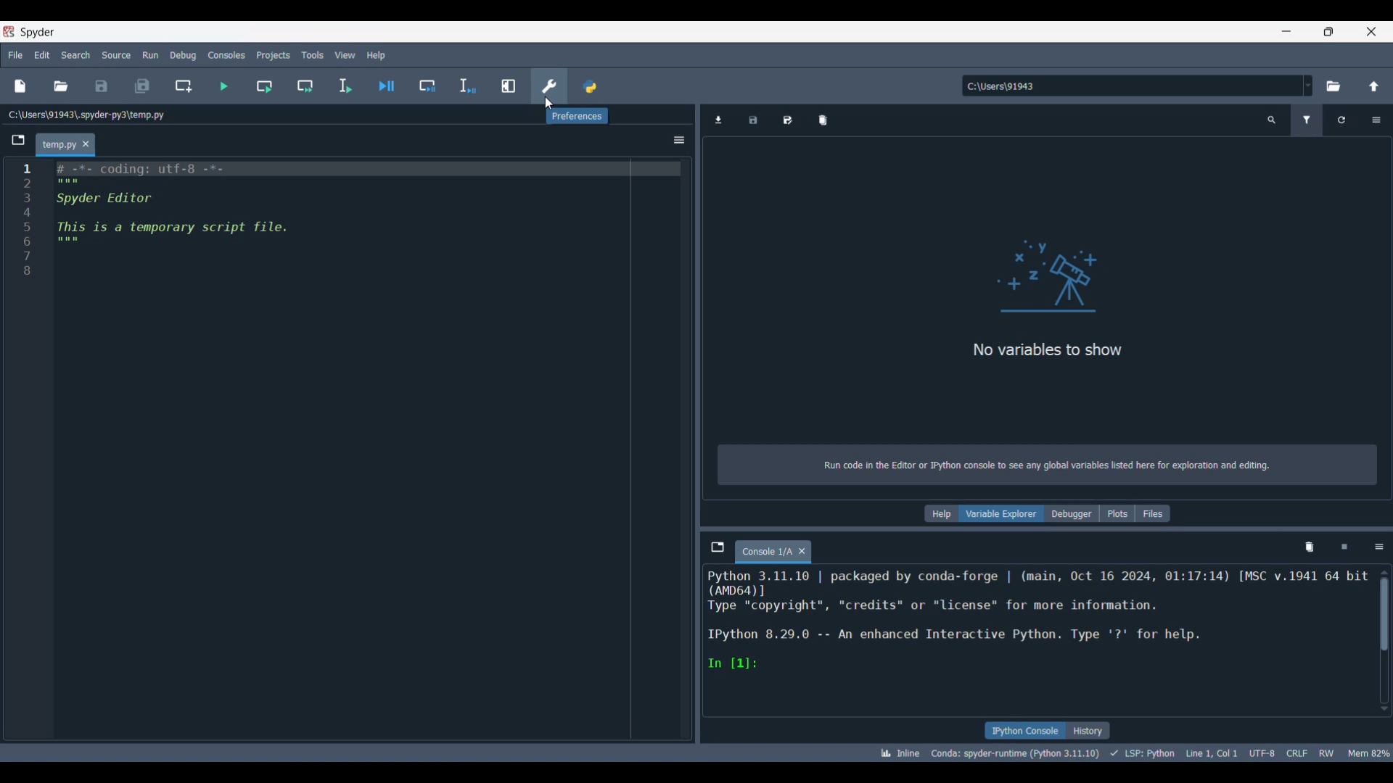 The height and width of the screenshot is (783, 1393). I want to click on Maximize current pane, so click(509, 86).